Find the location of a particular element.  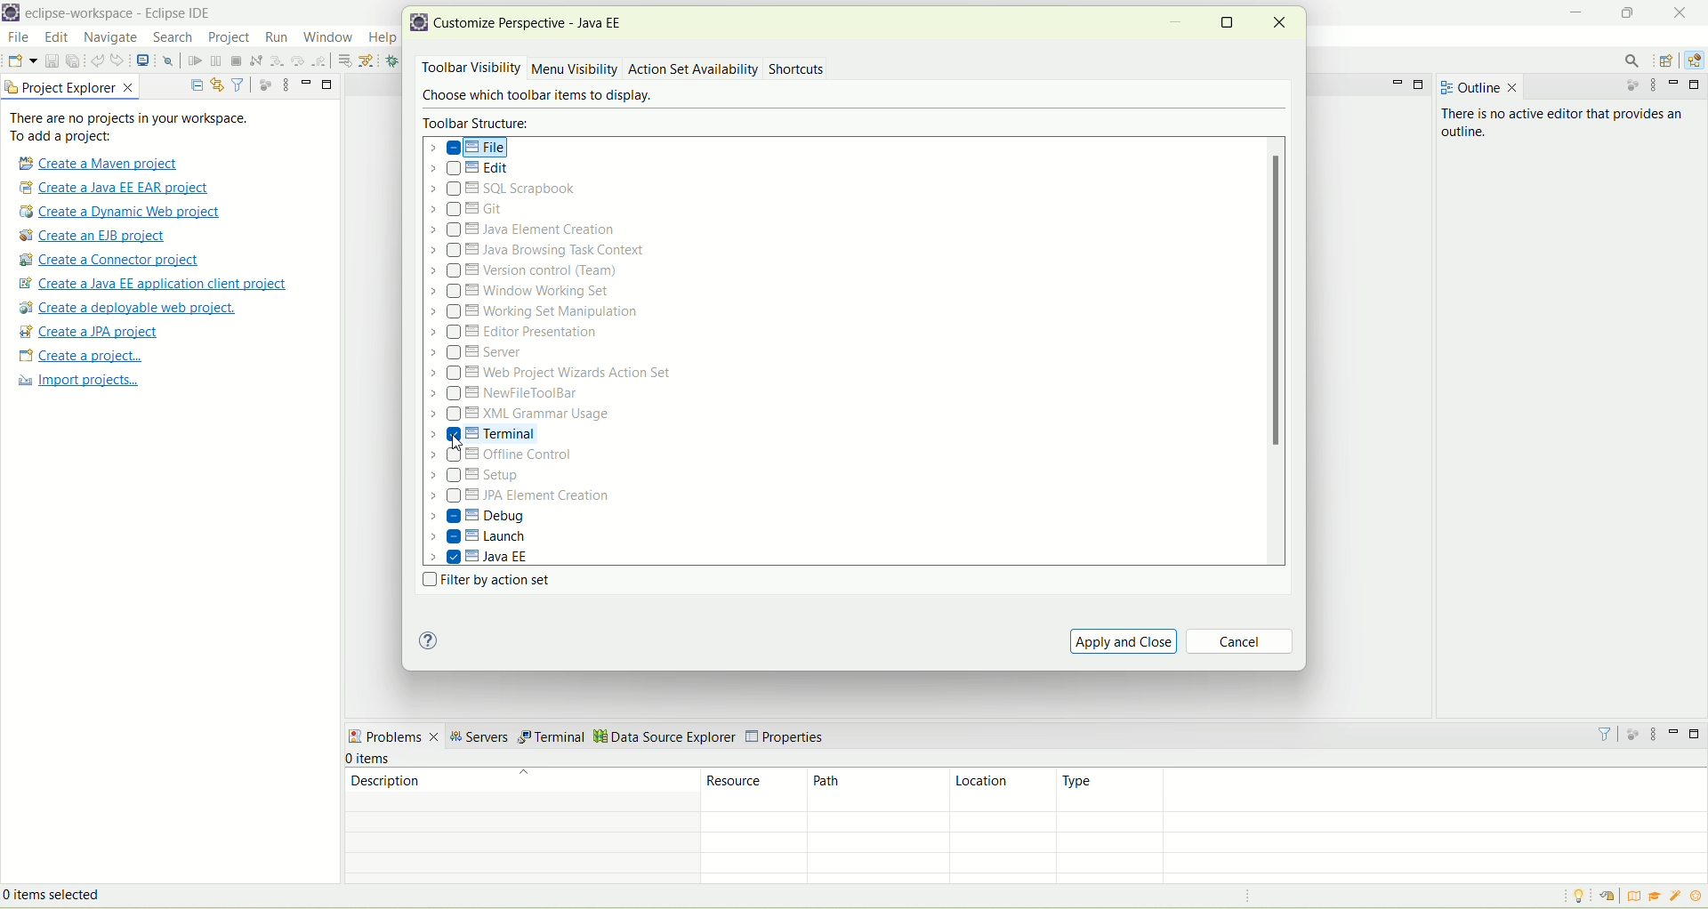

setup is located at coordinates (481, 477).